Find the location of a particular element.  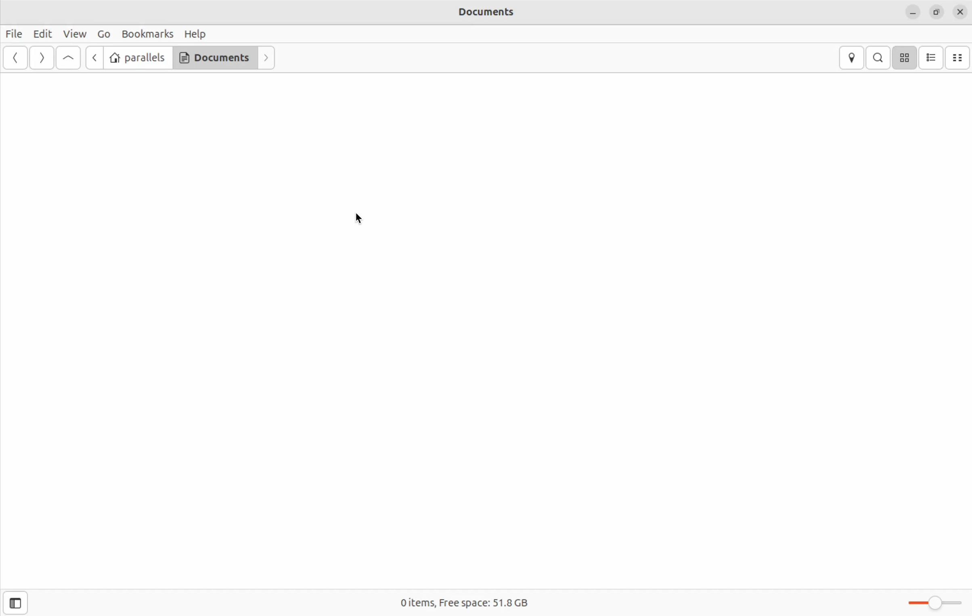

list view is located at coordinates (932, 58).